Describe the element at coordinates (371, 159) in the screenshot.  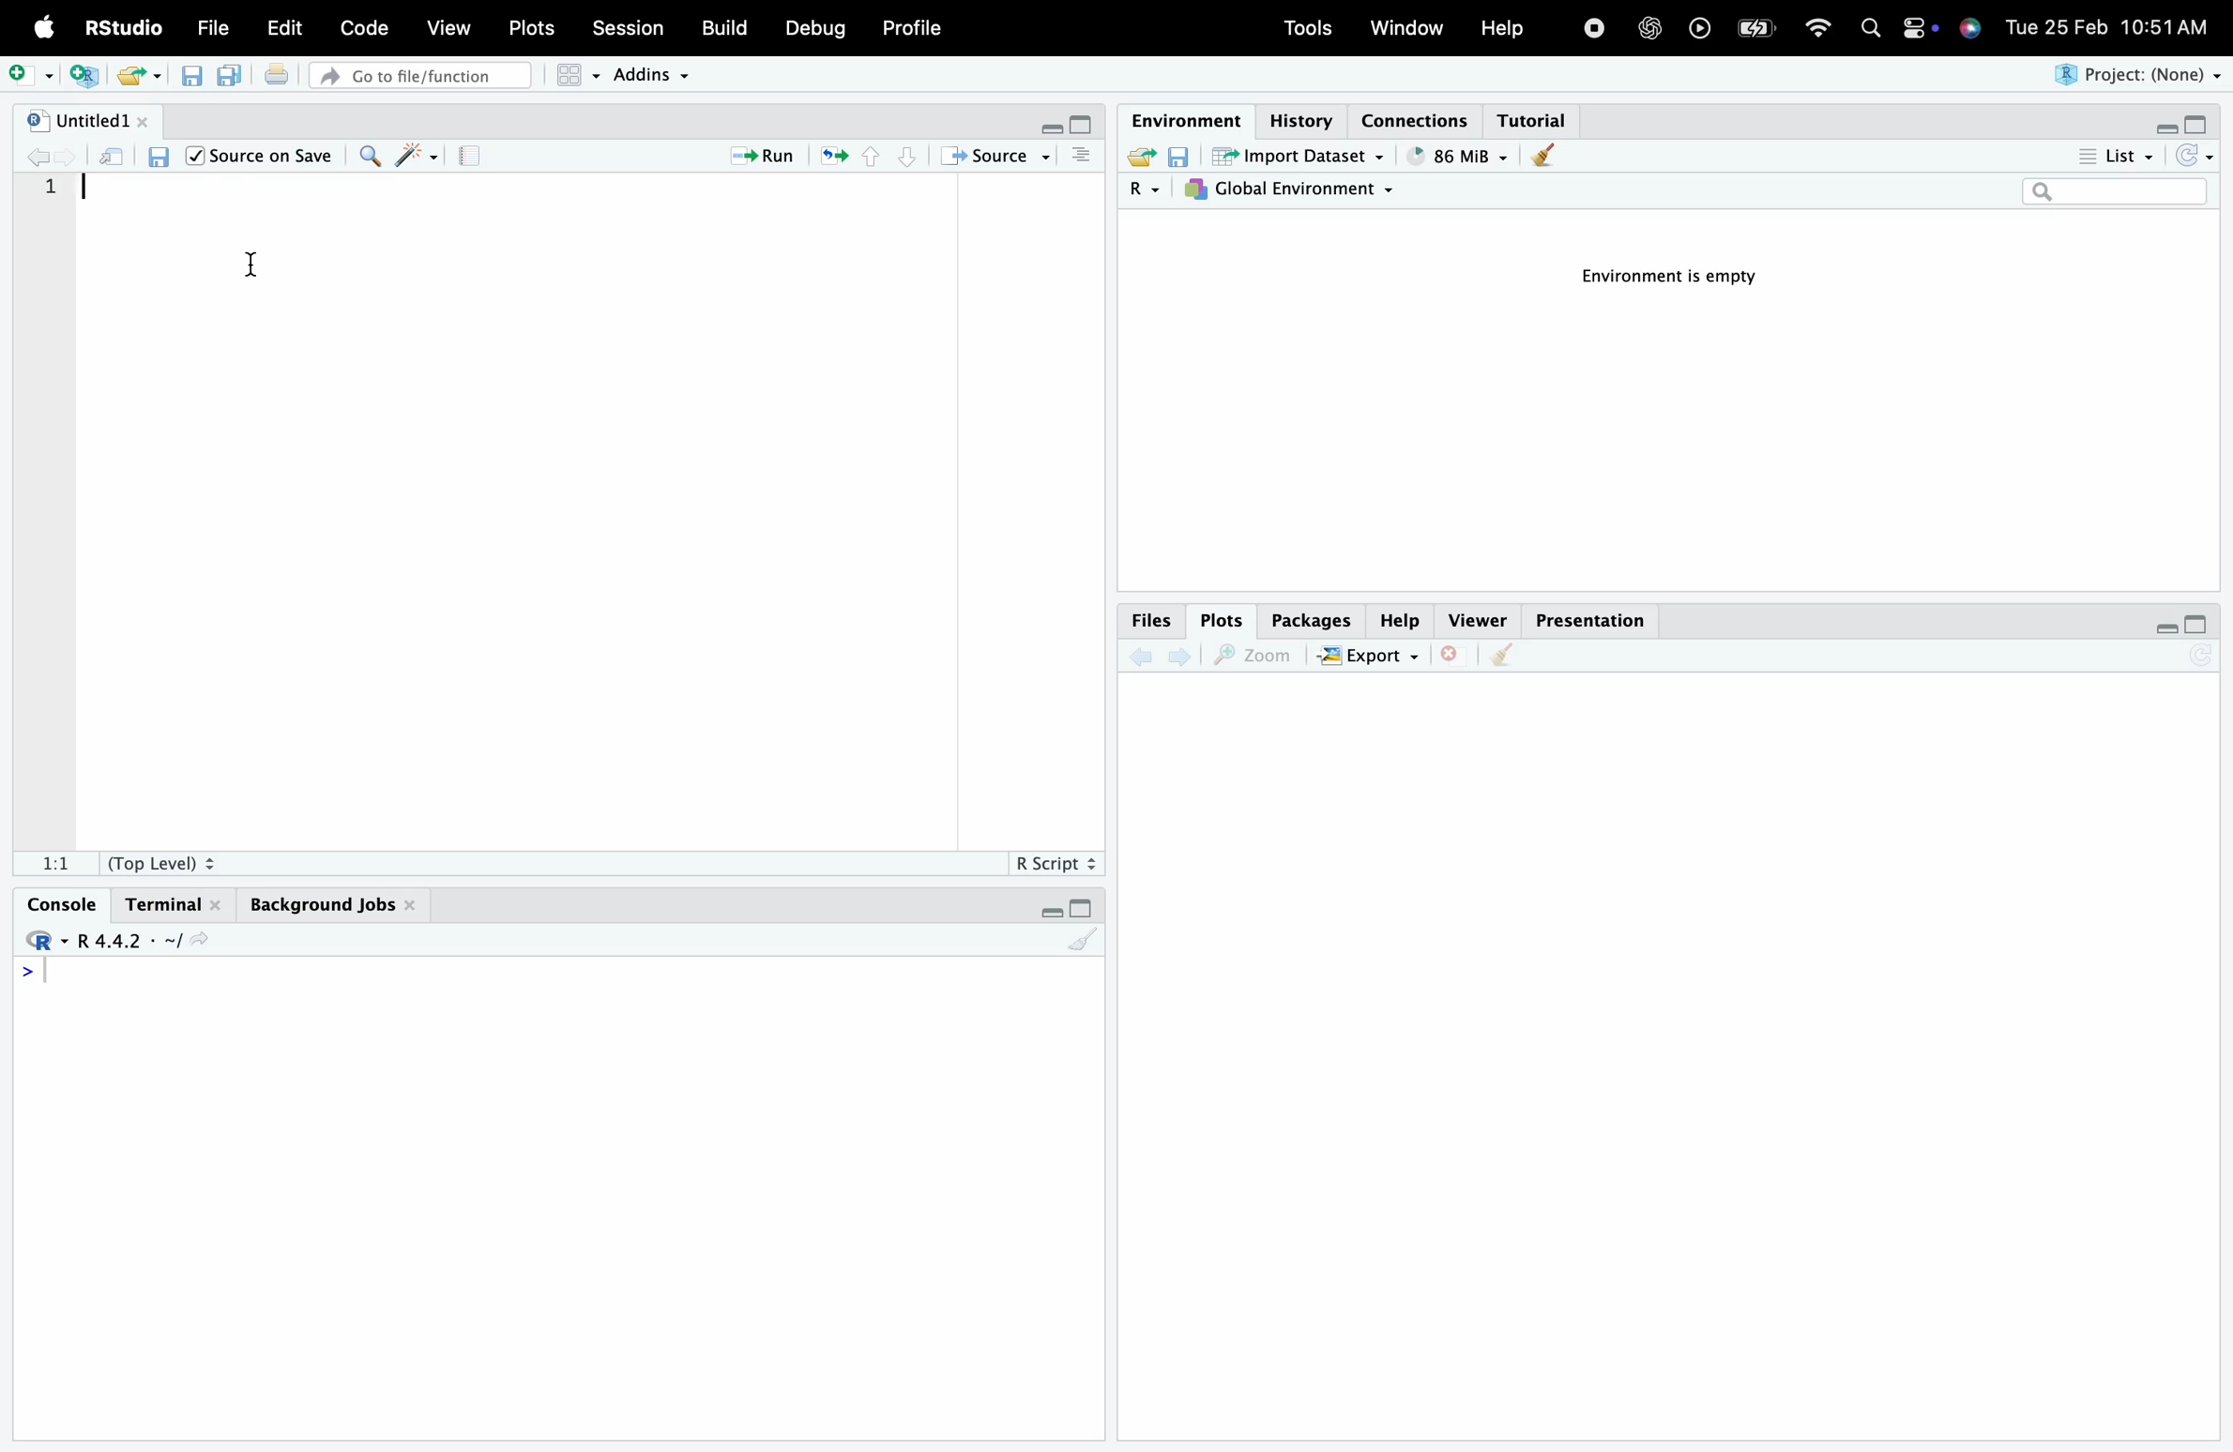
I see `search` at that location.